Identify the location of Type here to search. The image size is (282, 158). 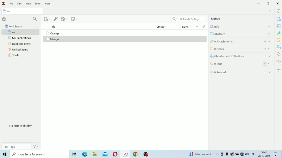
(39, 154).